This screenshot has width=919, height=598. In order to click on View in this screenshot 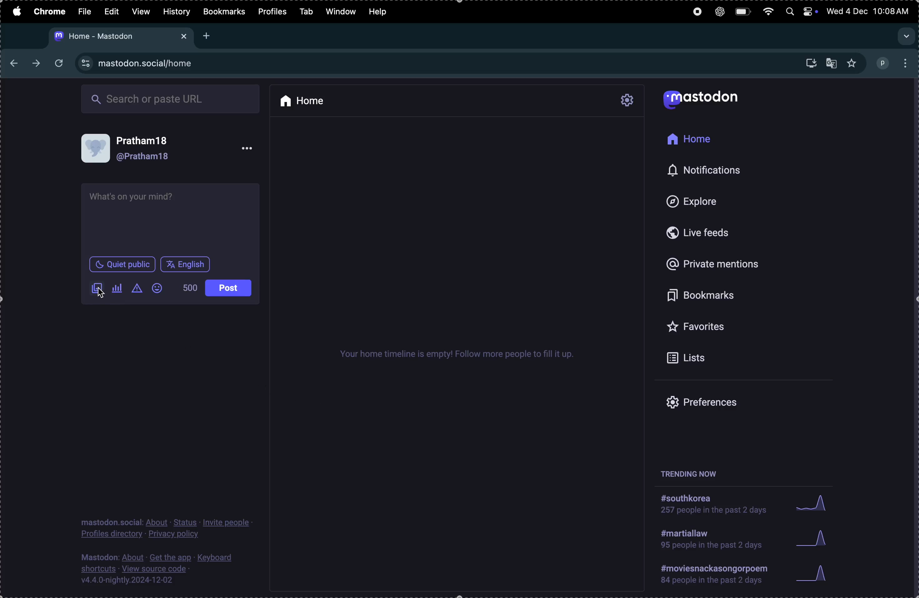, I will do `click(140, 11)`.